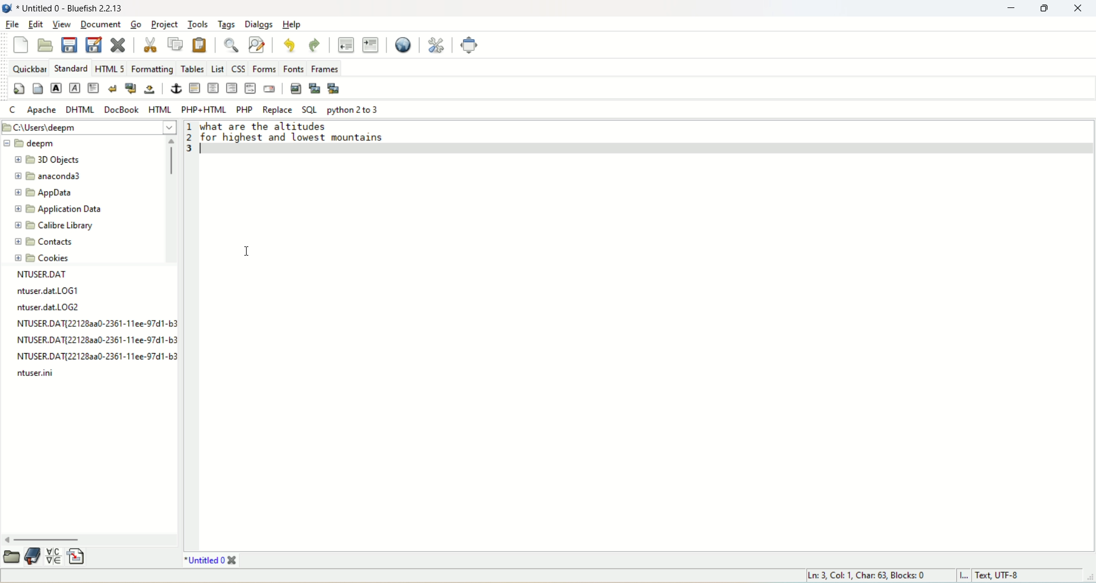  Describe the element at coordinates (82, 556) in the screenshot. I see `insert file` at that location.